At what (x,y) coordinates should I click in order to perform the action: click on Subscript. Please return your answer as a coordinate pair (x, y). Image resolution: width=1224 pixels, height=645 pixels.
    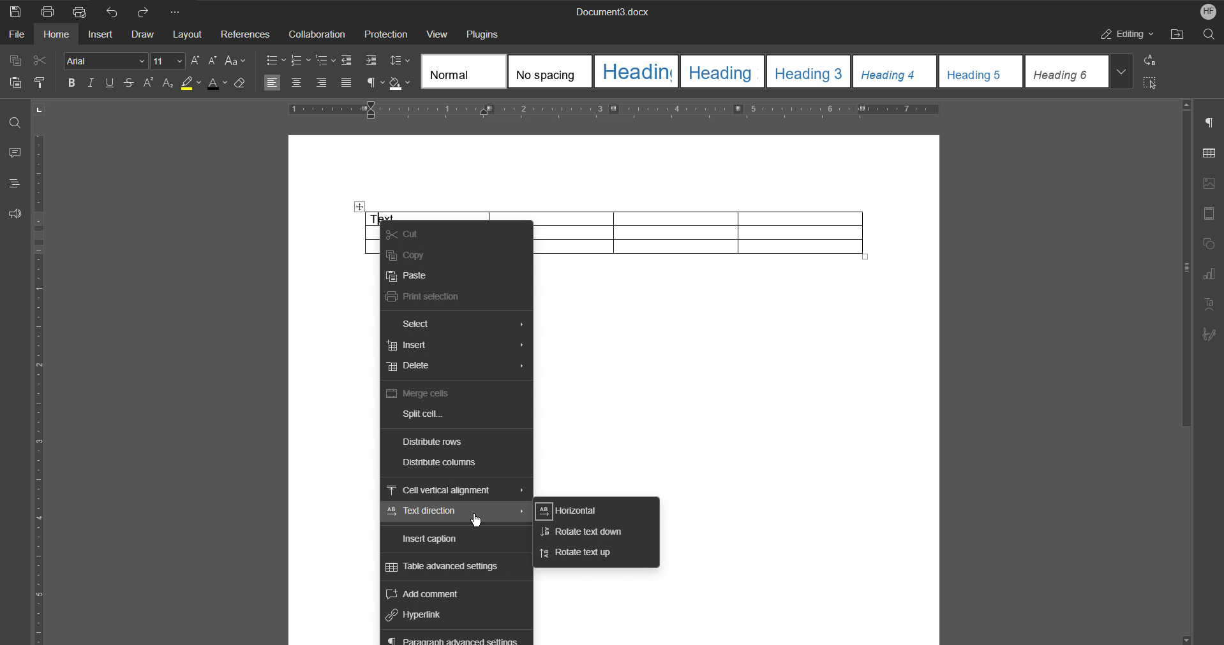
    Looking at the image, I should click on (167, 82).